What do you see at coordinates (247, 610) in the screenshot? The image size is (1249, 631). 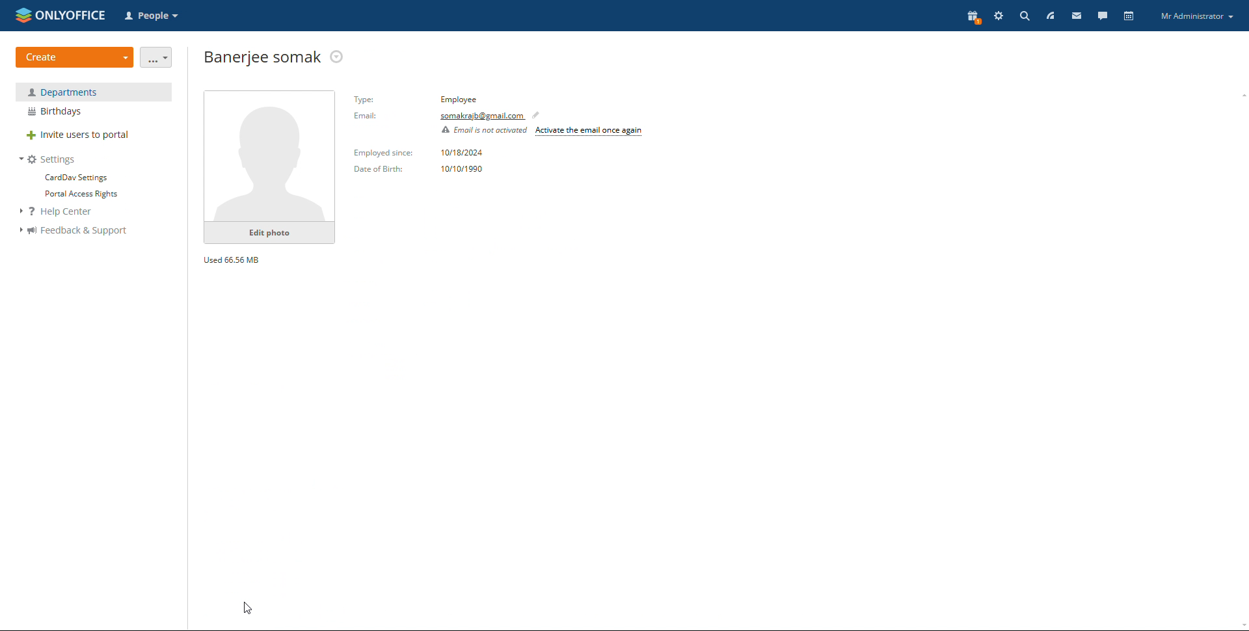 I see `Cursor` at bounding box center [247, 610].